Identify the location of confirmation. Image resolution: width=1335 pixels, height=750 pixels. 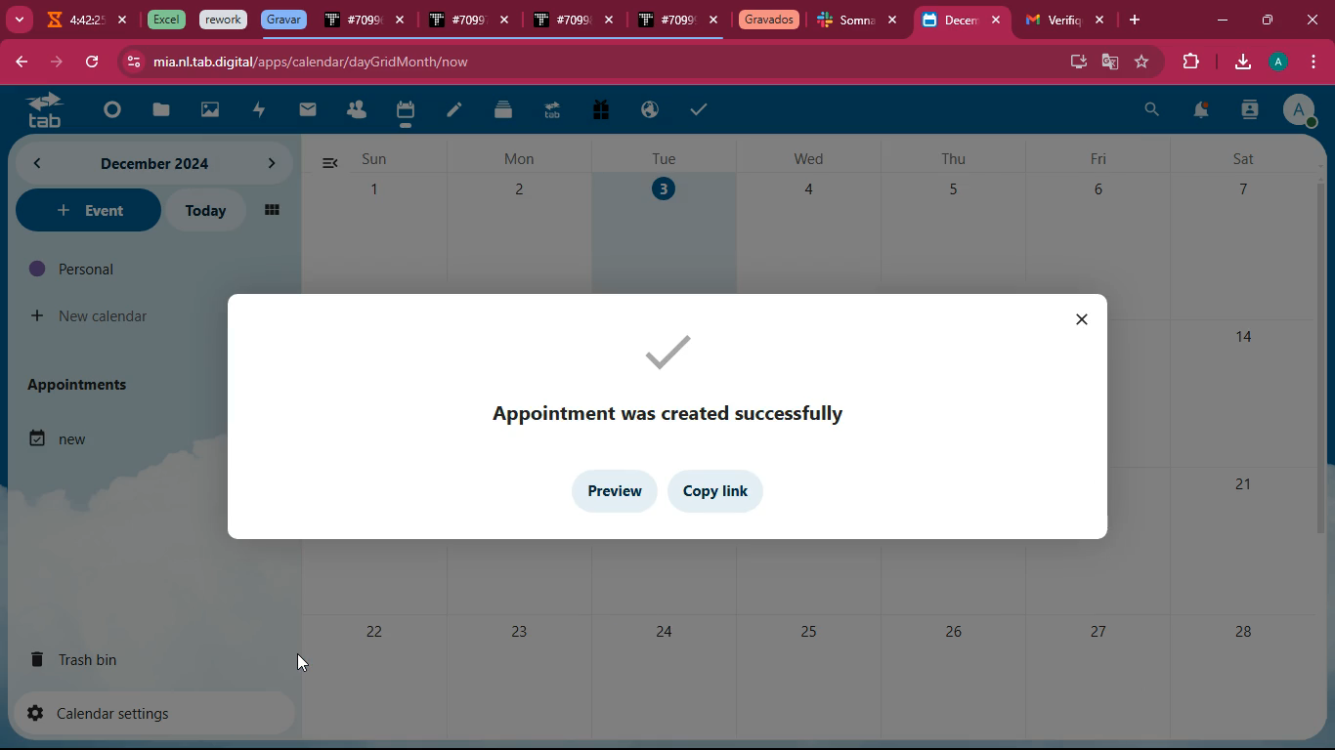
(670, 377).